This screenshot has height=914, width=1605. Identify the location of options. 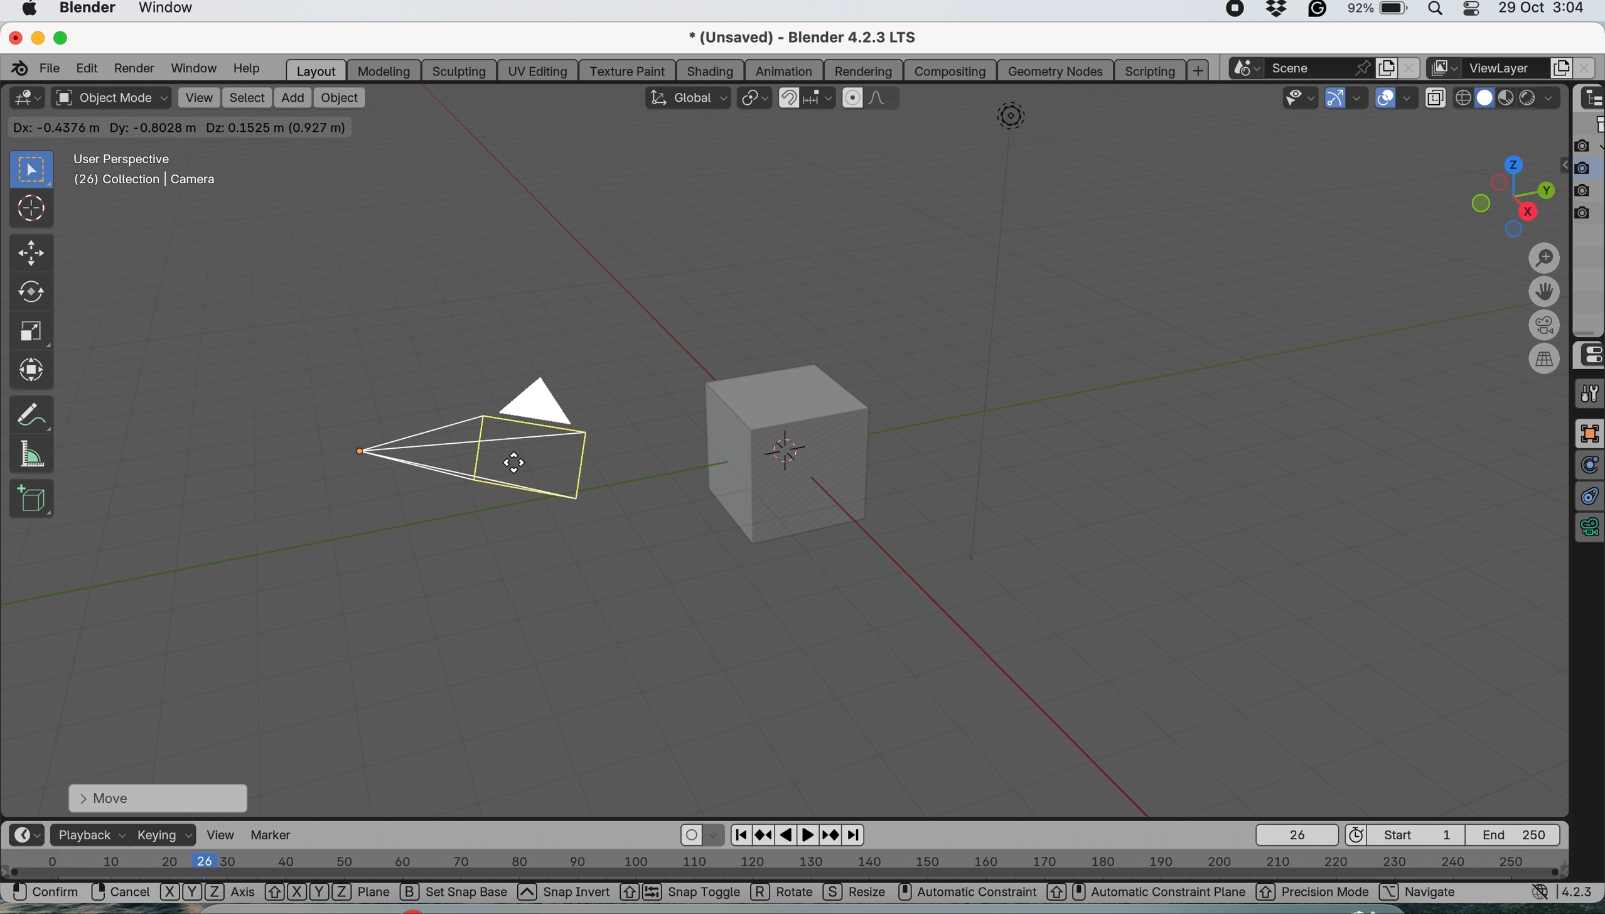
(1525, 126).